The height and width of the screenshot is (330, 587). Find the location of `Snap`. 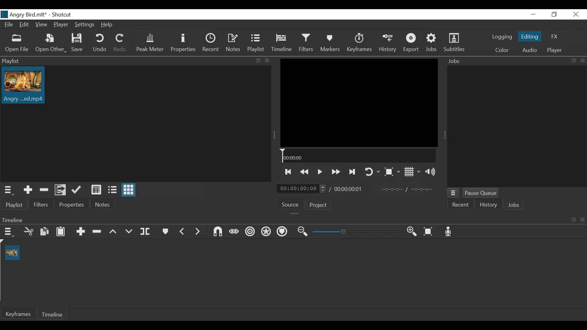

Snap is located at coordinates (217, 232).